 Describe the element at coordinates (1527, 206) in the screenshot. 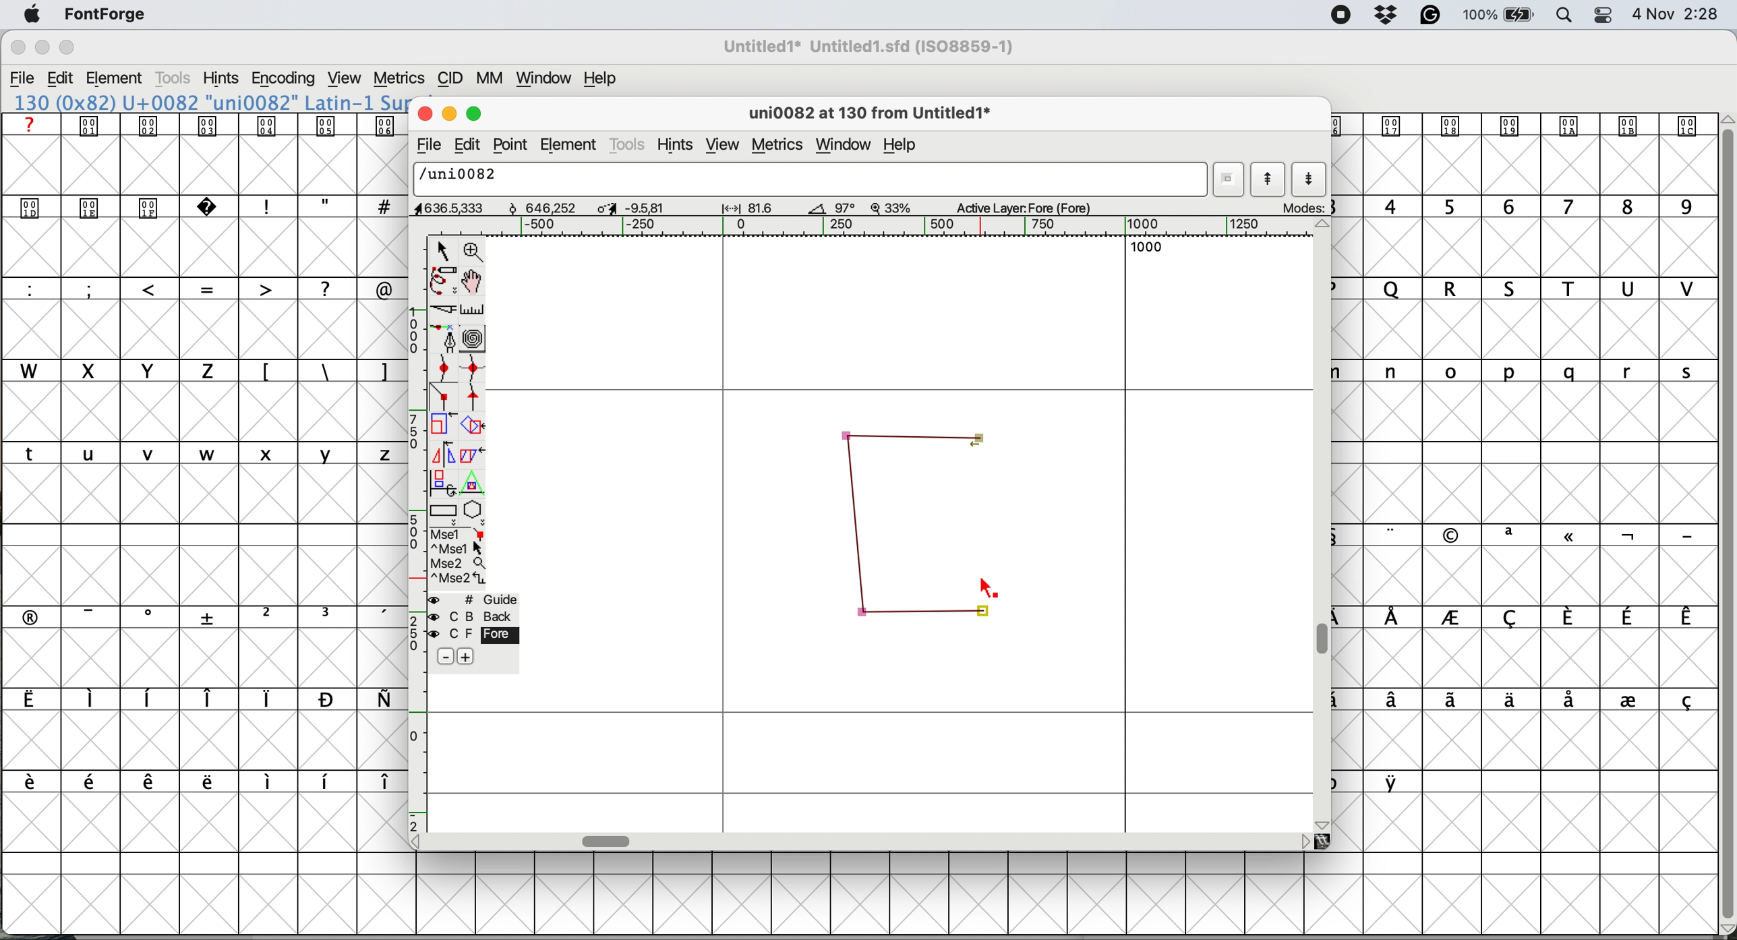

I see `numbers` at that location.